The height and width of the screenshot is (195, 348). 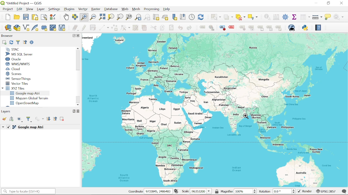 What do you see at coordinates (246, 117) in the screenshot?
I see `Cursor` at bounding box center [246, 117].